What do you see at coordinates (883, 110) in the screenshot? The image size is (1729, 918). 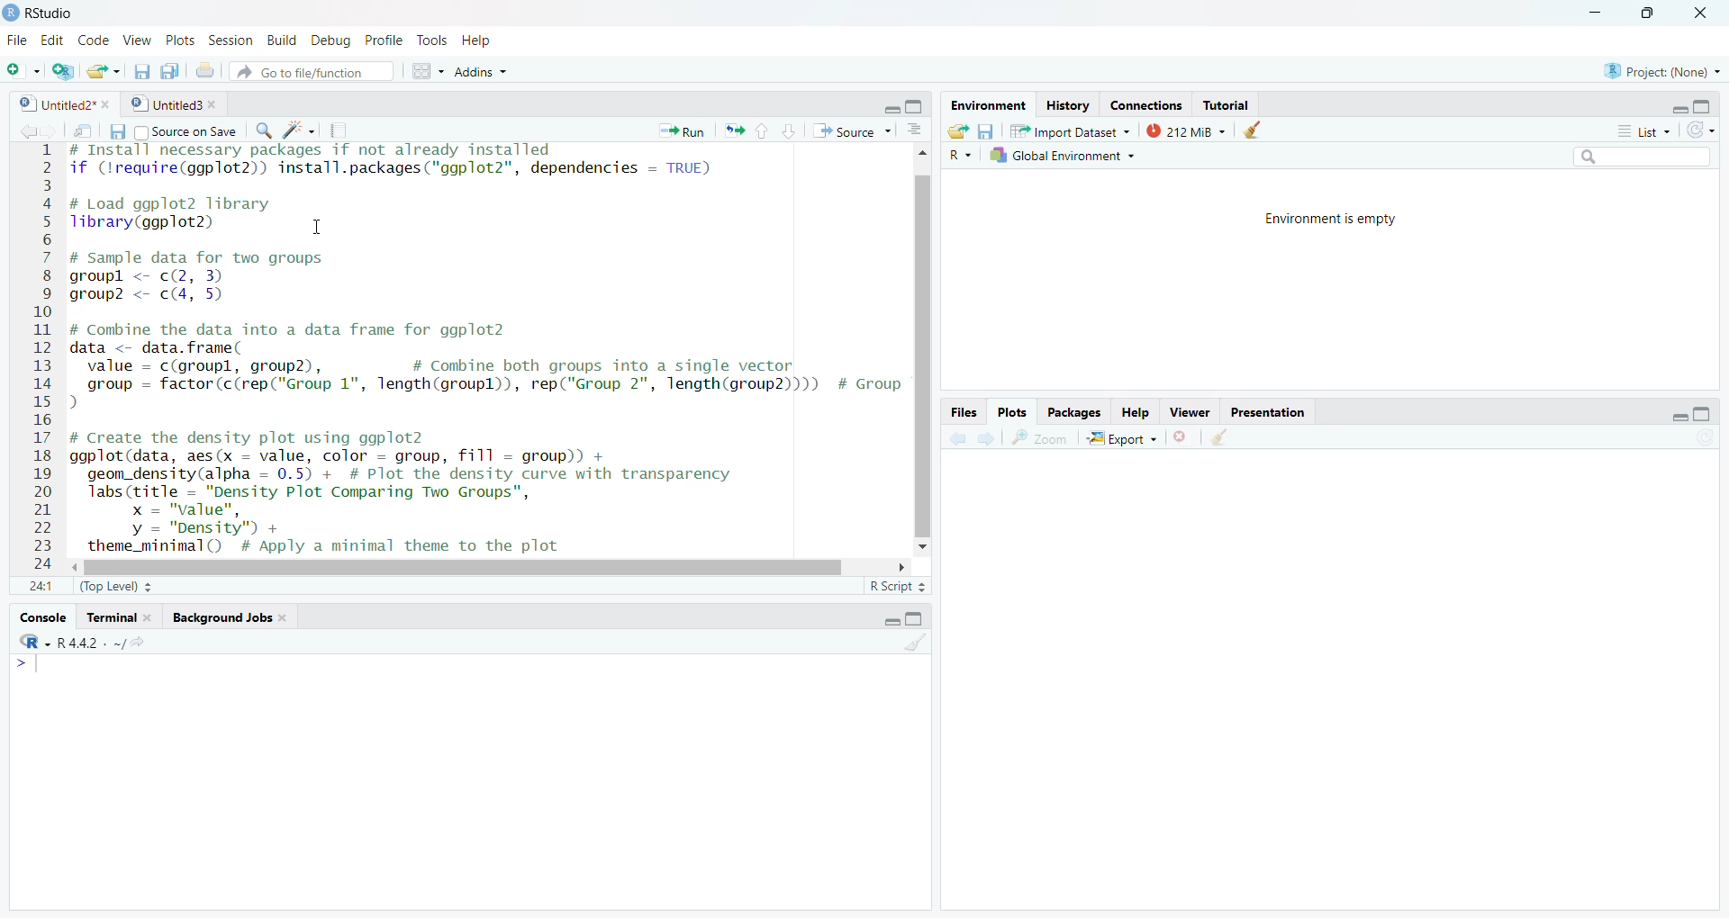 I see `minimize` at bounding box center [883, 110].